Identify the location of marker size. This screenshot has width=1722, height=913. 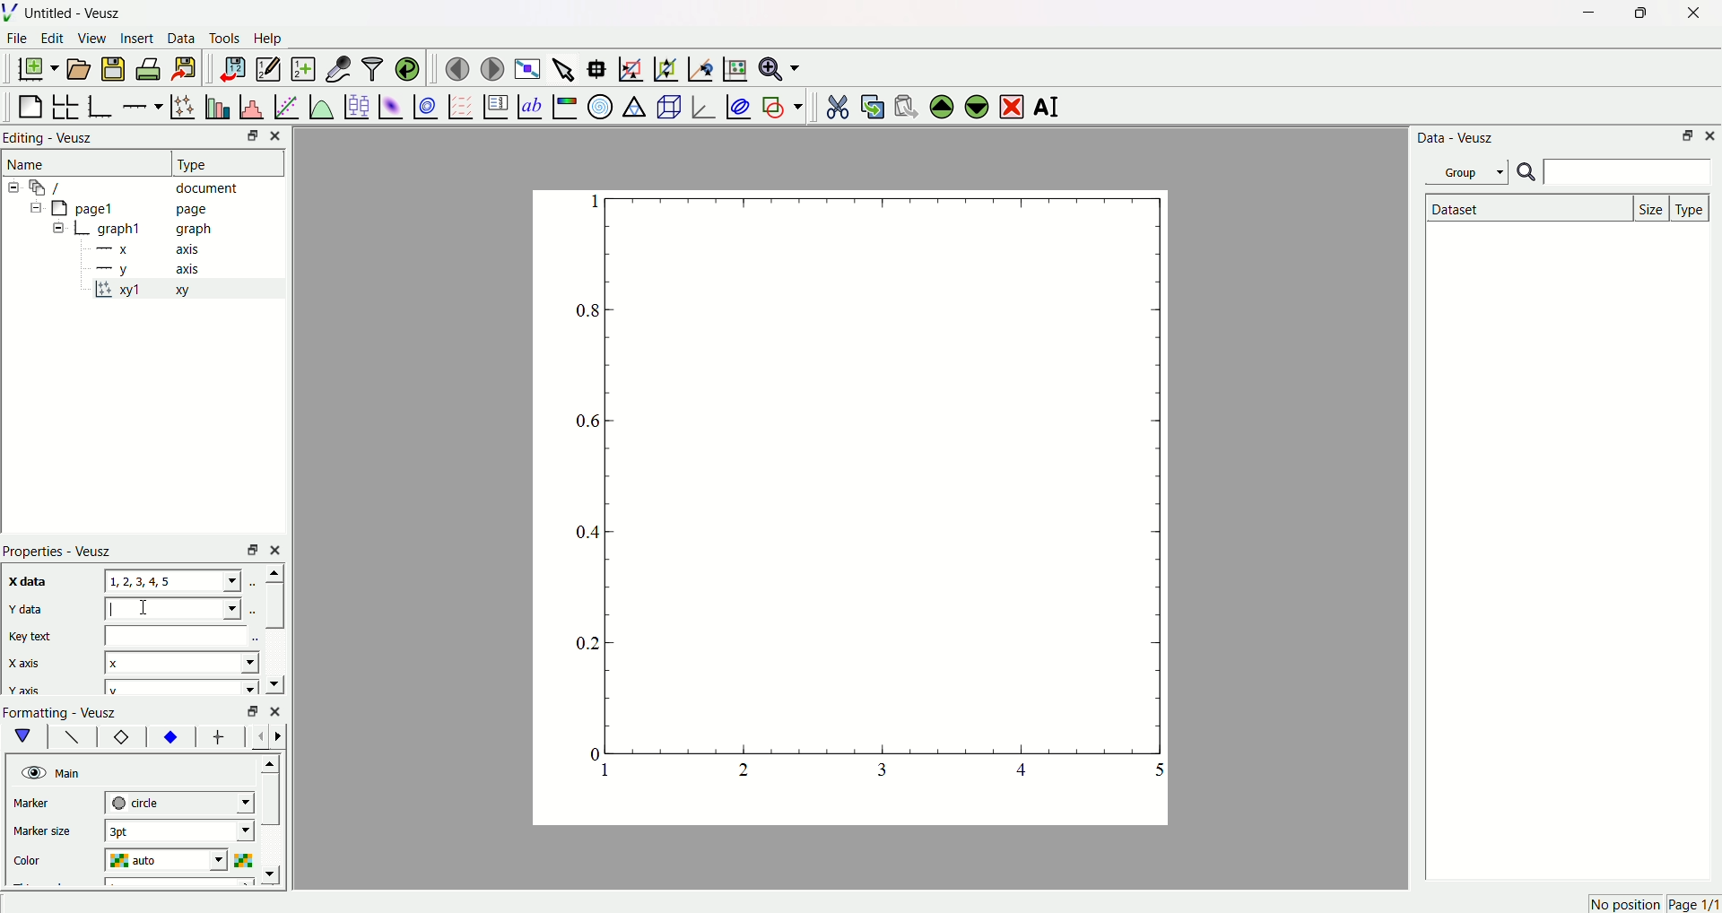
(47, 833).